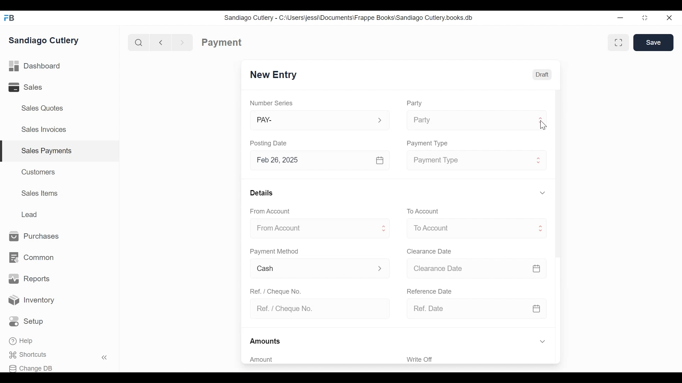 This screenshot has width=682, height=383. What do you see at coordinates (467, 120) in the screenshot?
I see `Party` at bounding box center [467, 120].